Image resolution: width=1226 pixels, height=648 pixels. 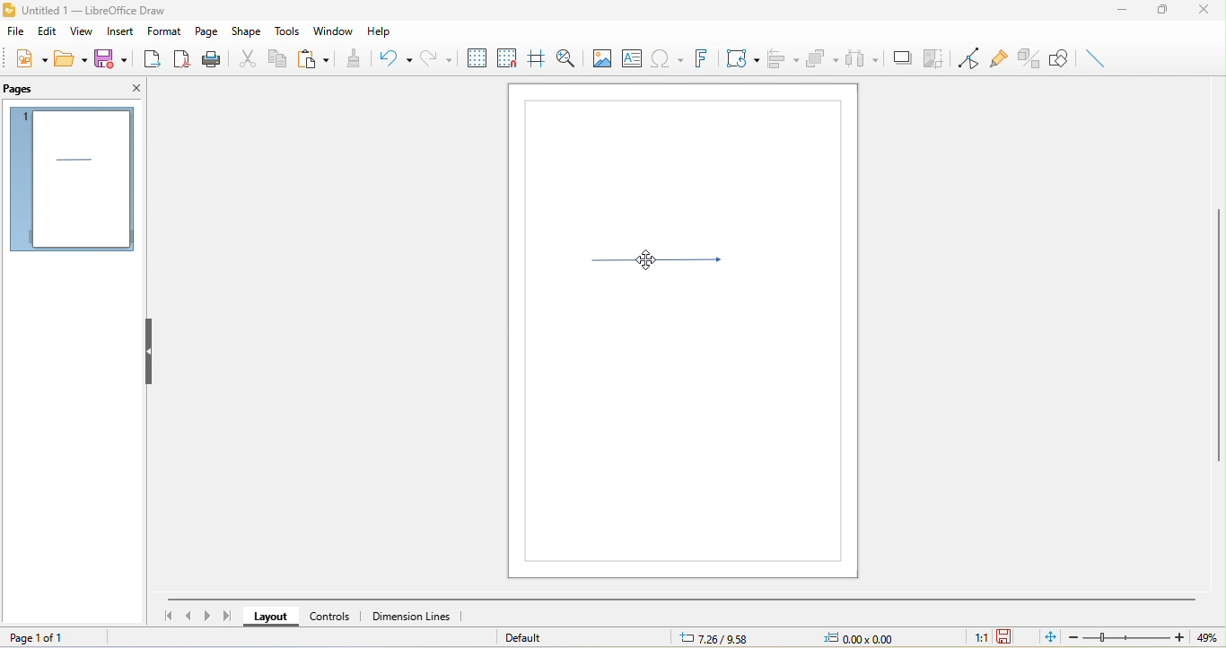 I want to click on toggle point edit mode, so click(x=964, y=56).